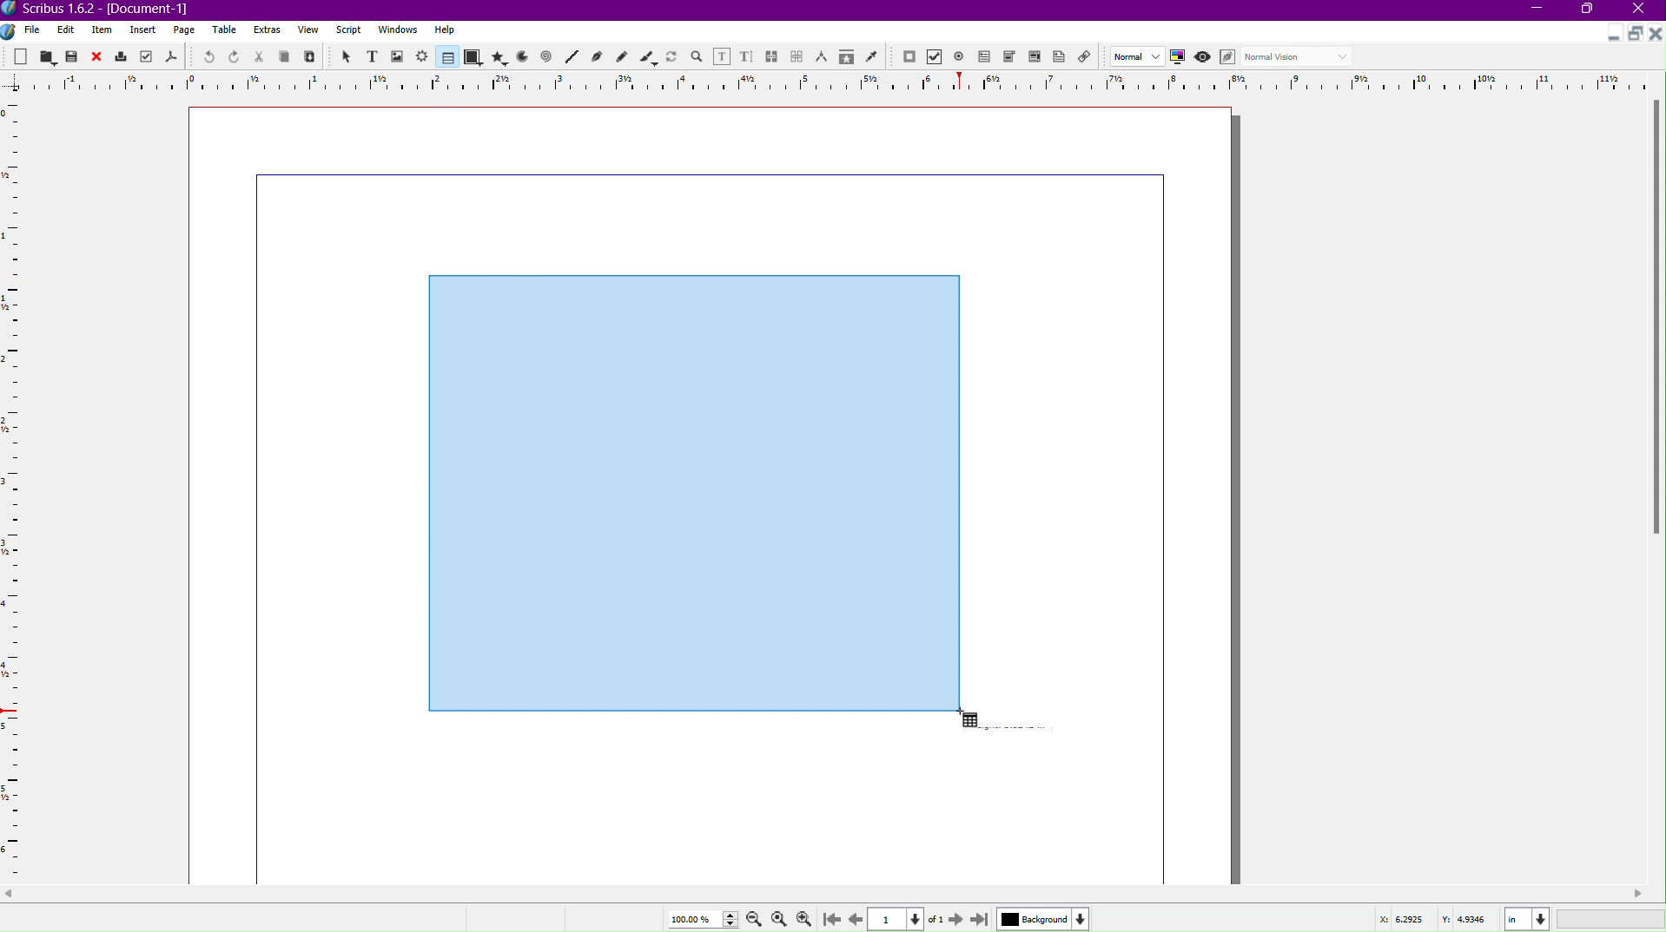  Describe the element at coordinates (750, 919) in the screenshot. I see `Zoom Out` at that location.